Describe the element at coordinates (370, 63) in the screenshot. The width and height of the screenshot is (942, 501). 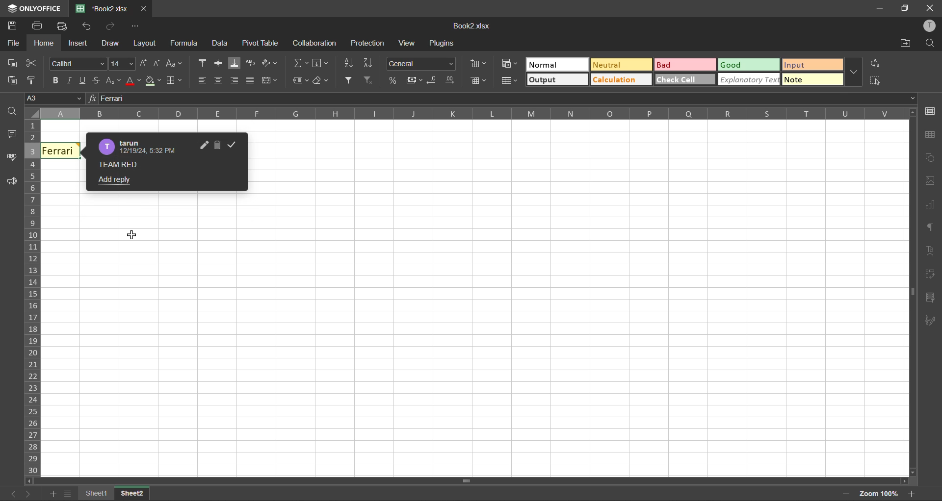
I see `sort descending` at that location.